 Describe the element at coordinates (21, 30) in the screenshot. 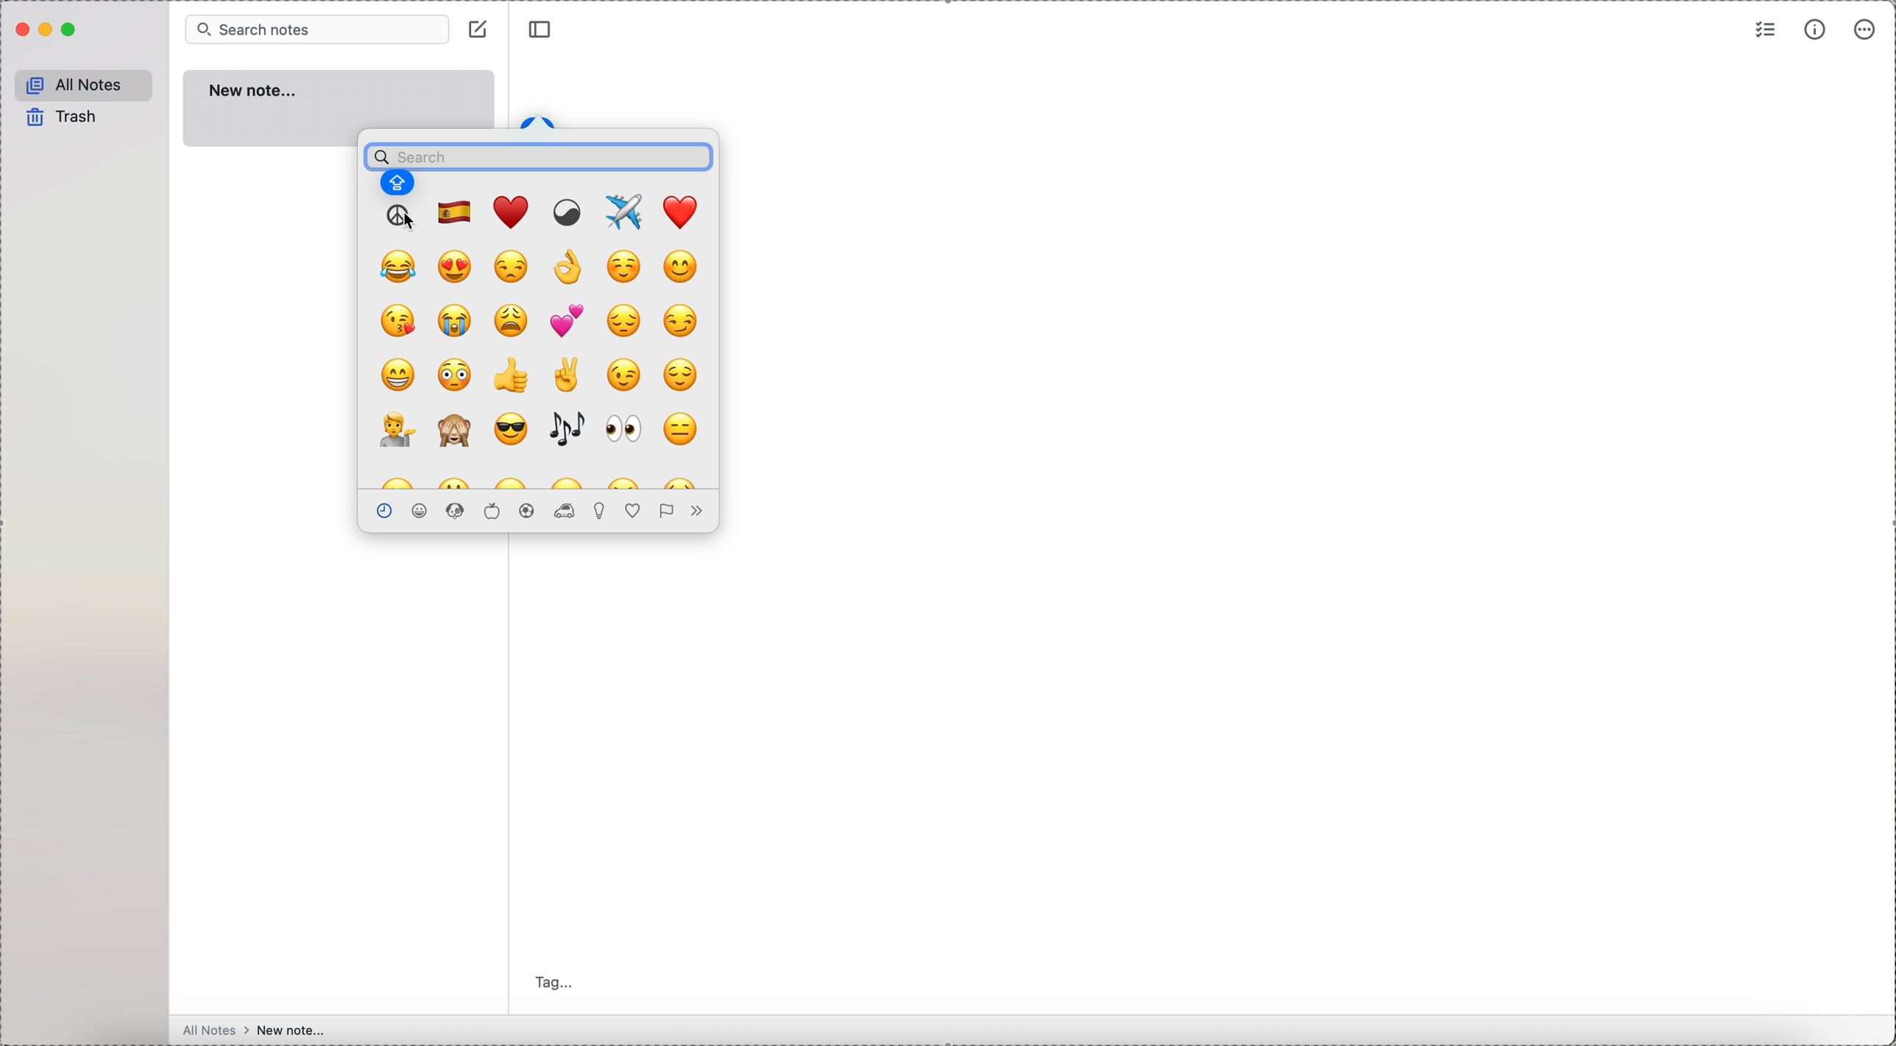

I see `close Simplenote` at that location.